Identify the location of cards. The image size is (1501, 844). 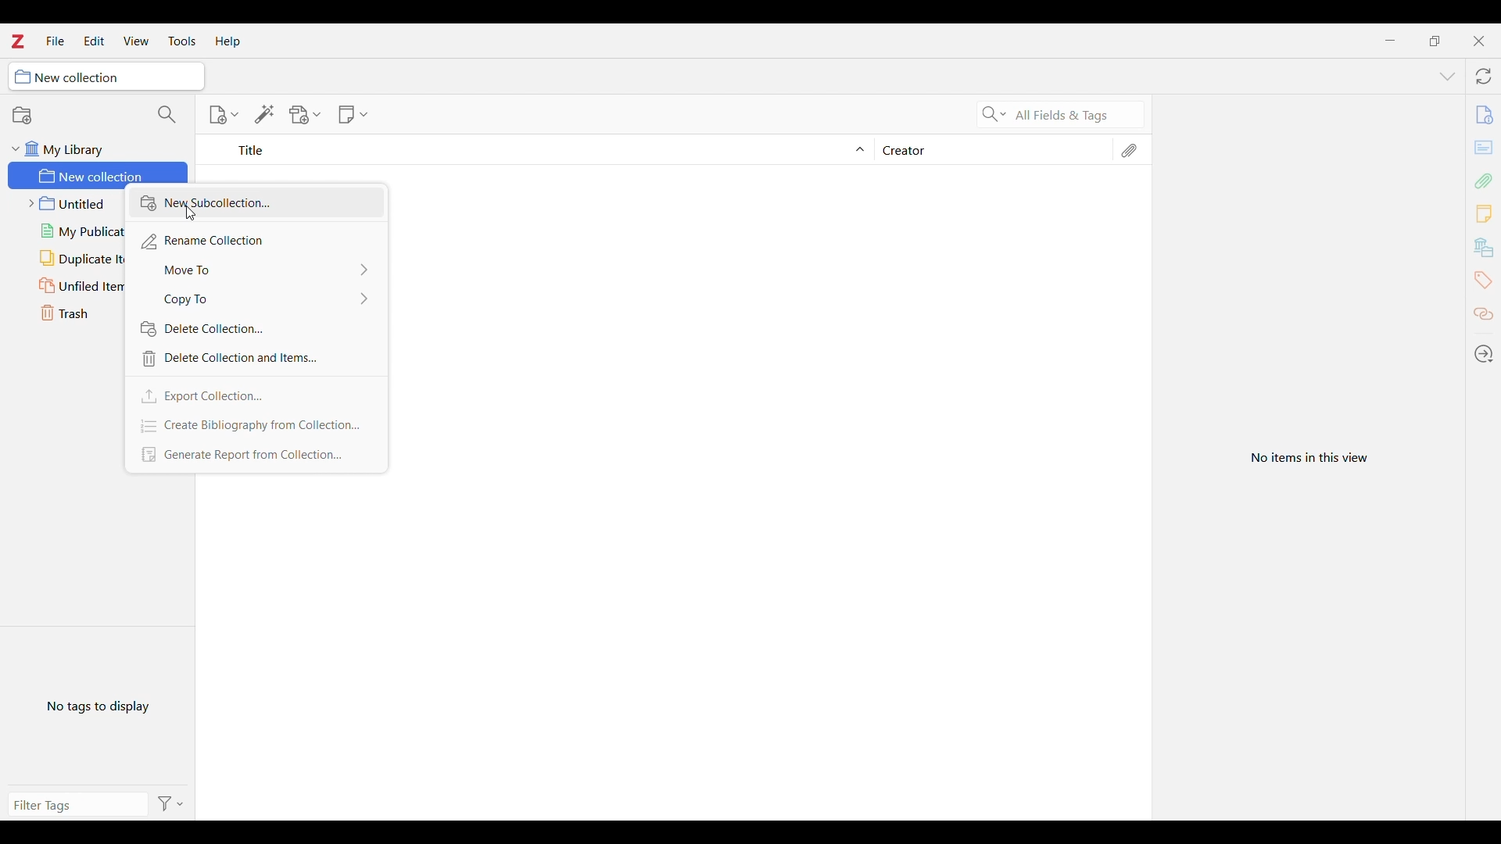
(1485, 149).